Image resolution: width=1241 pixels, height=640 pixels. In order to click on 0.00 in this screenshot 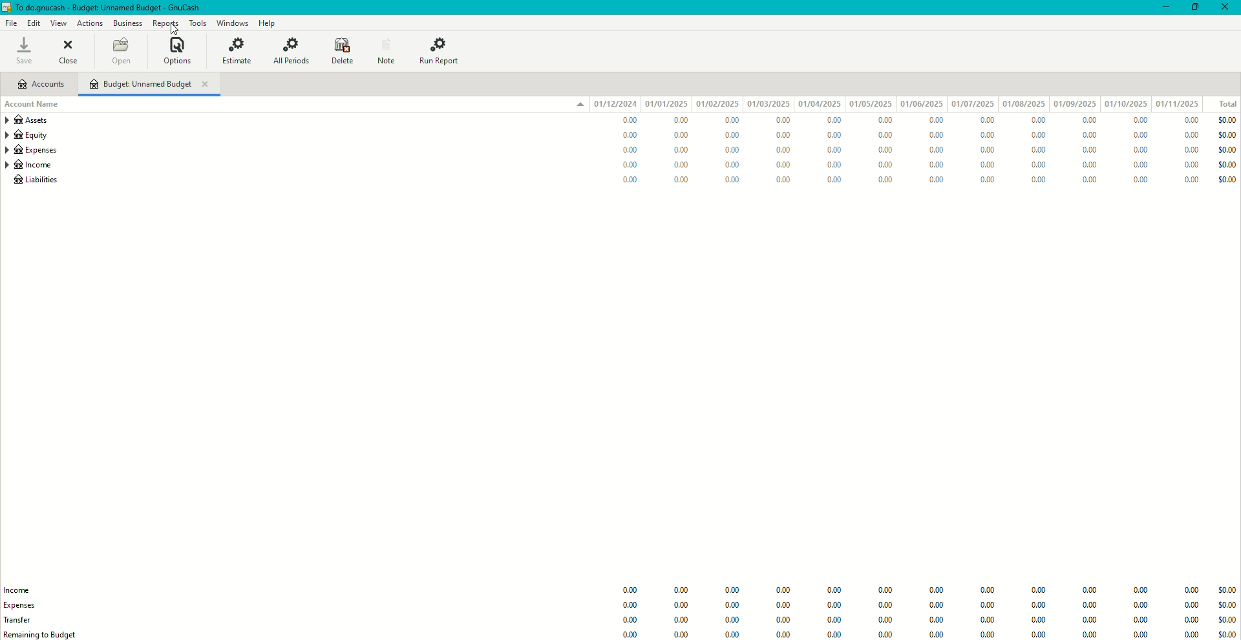, I will do `click(632, 621)`.